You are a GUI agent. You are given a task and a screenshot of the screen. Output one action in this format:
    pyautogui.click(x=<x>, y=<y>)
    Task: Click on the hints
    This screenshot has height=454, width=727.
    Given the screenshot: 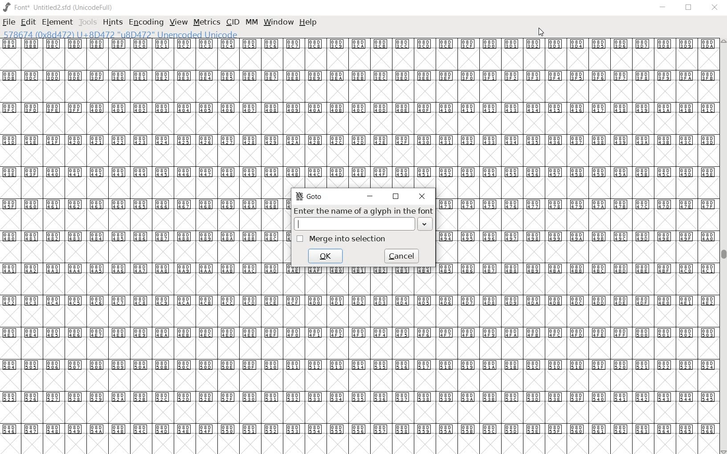 What is the action you would take?
    pyautogui.click(x=112, y=23)
    